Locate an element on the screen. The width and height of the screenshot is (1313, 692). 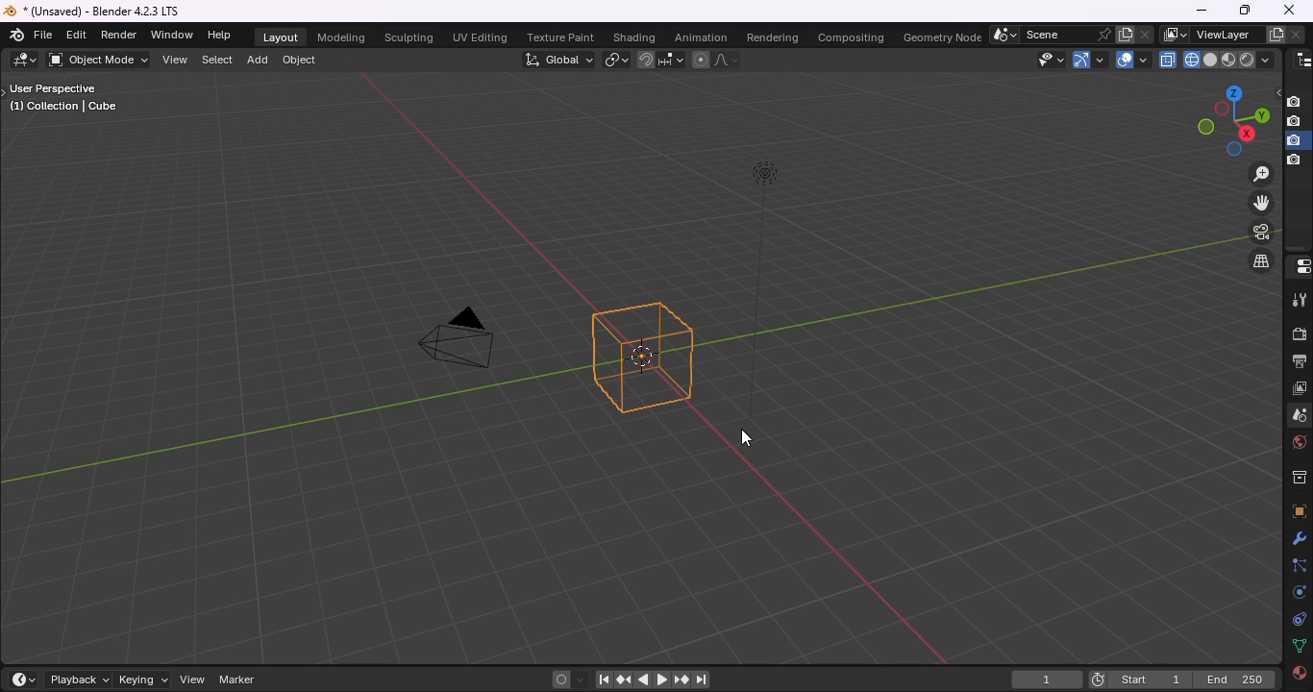
scene is located at coordinates (1052, 35).